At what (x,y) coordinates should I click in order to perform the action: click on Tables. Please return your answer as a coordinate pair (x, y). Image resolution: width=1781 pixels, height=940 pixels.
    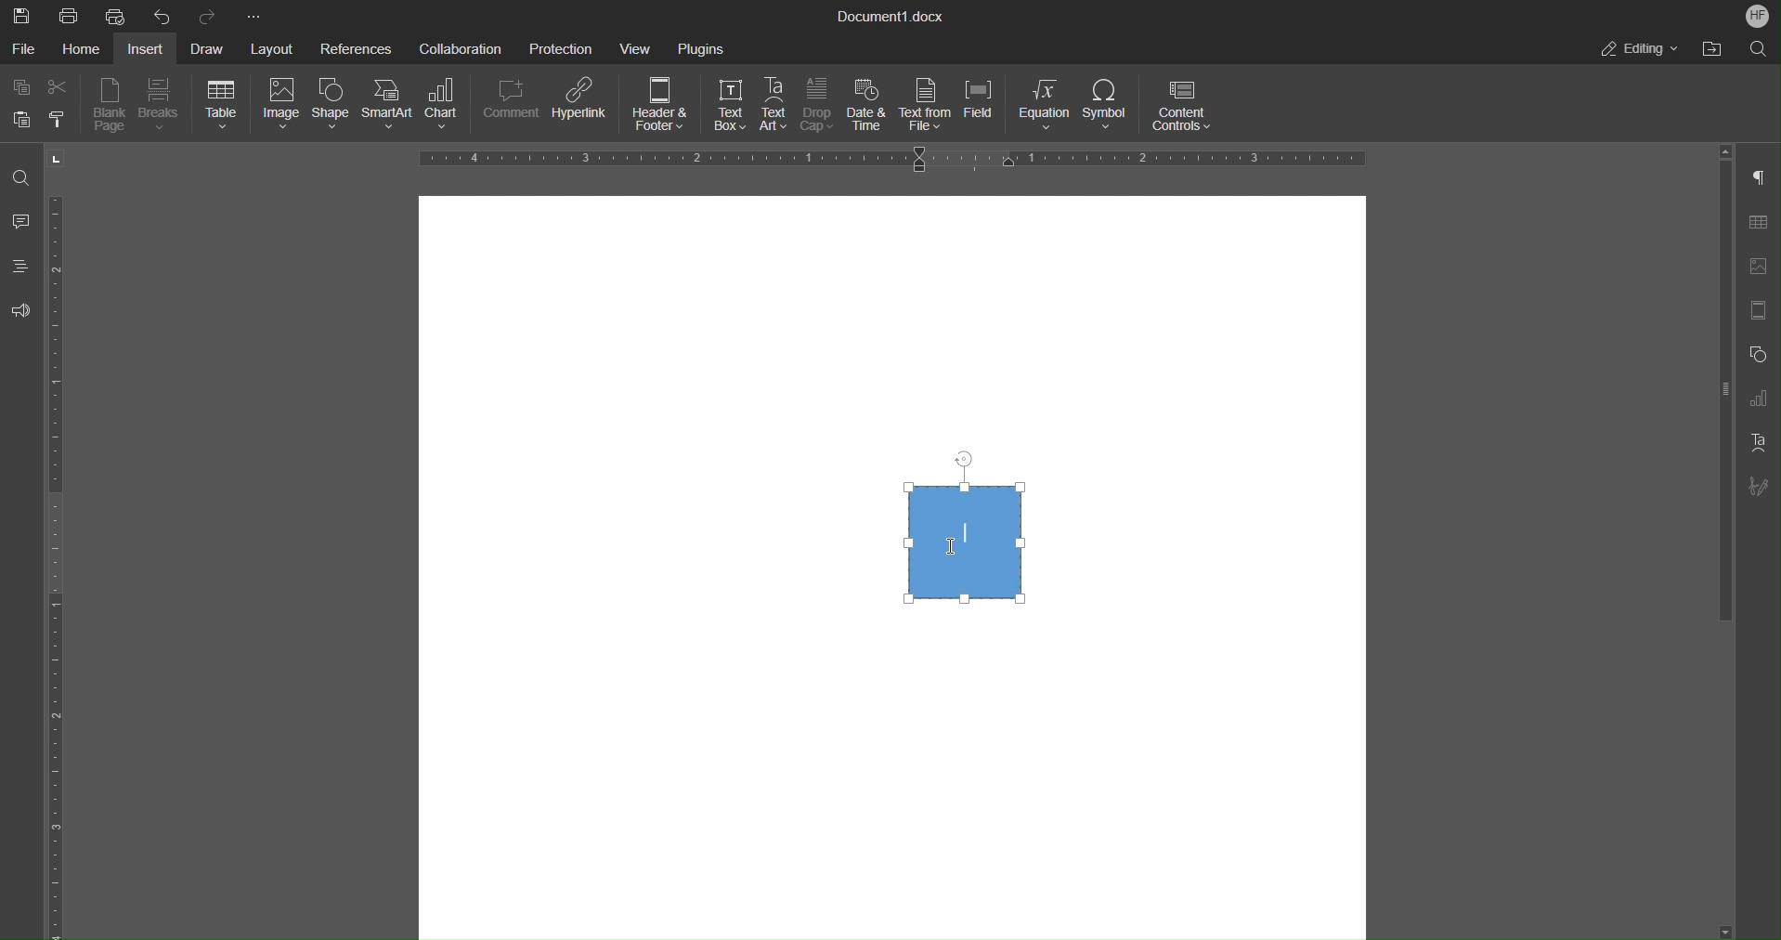
    Looking at the image, I should click on (1764, 222).